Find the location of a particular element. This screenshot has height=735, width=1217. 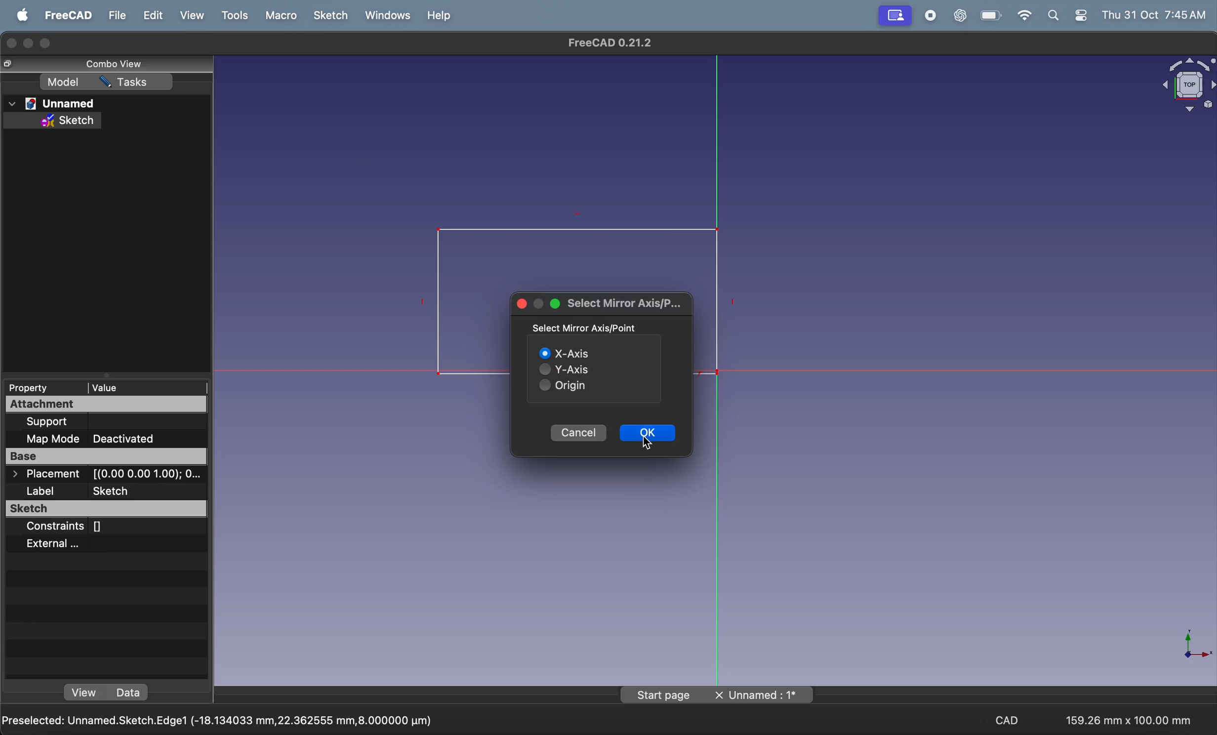

thu 31 oct 7.45 am is located at coordinates (1154, 14).